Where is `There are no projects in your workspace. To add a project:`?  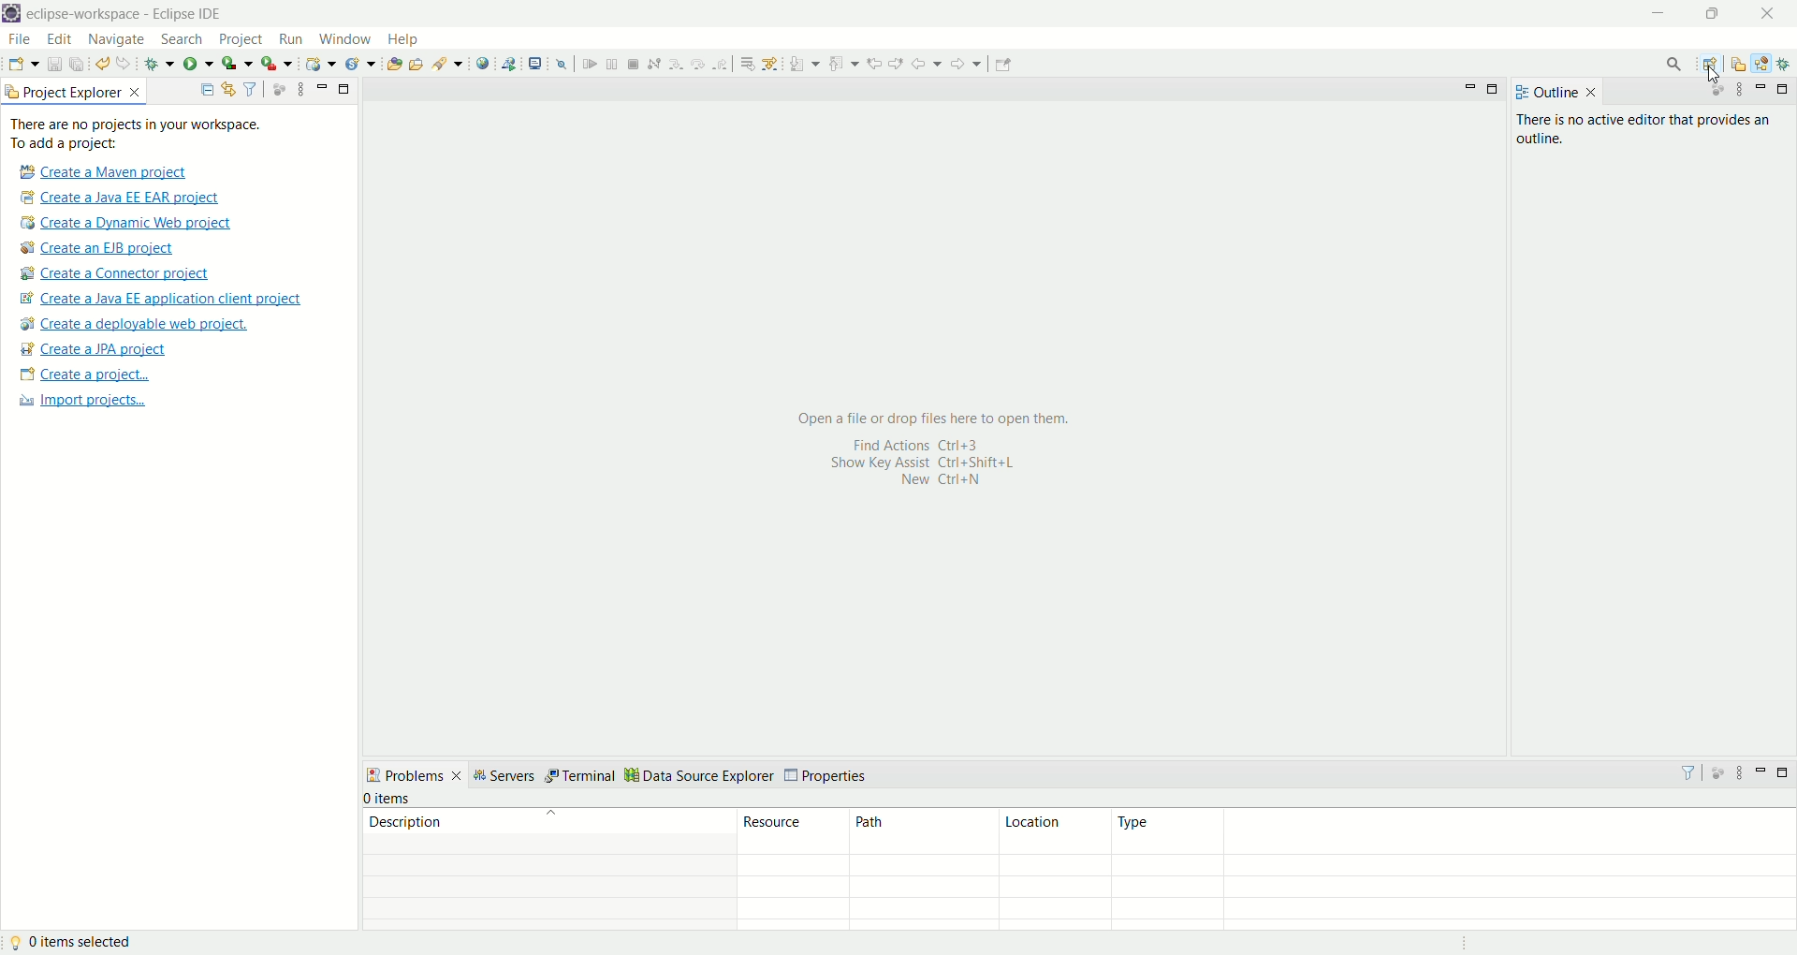 There are no projects in your workspace. To add a project: is located at coordinates (139, 135).